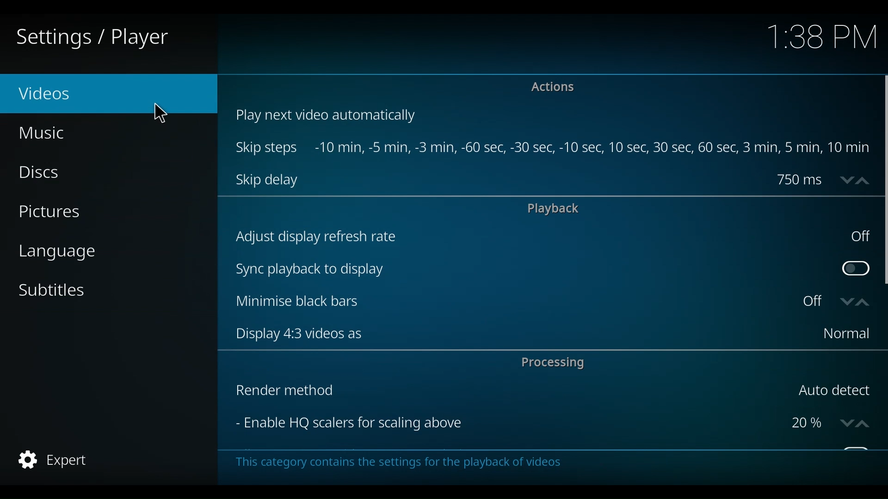 The image size is (888, 499). Describe the element at coordinates (845, 301) in the screenshot. I see `down` at that location.